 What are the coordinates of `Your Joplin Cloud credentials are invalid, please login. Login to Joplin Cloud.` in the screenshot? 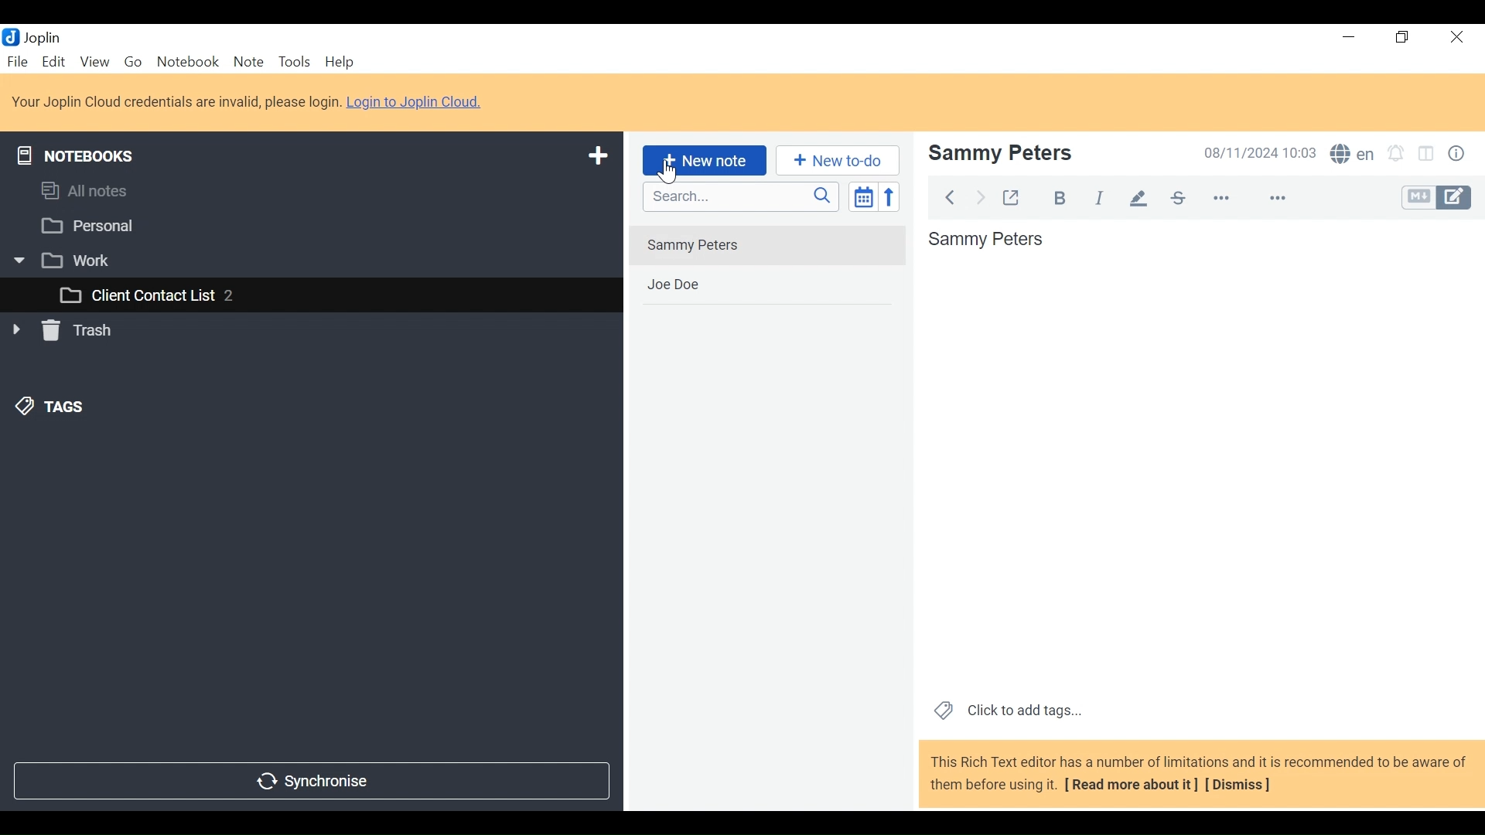 It's located at (250, 101).